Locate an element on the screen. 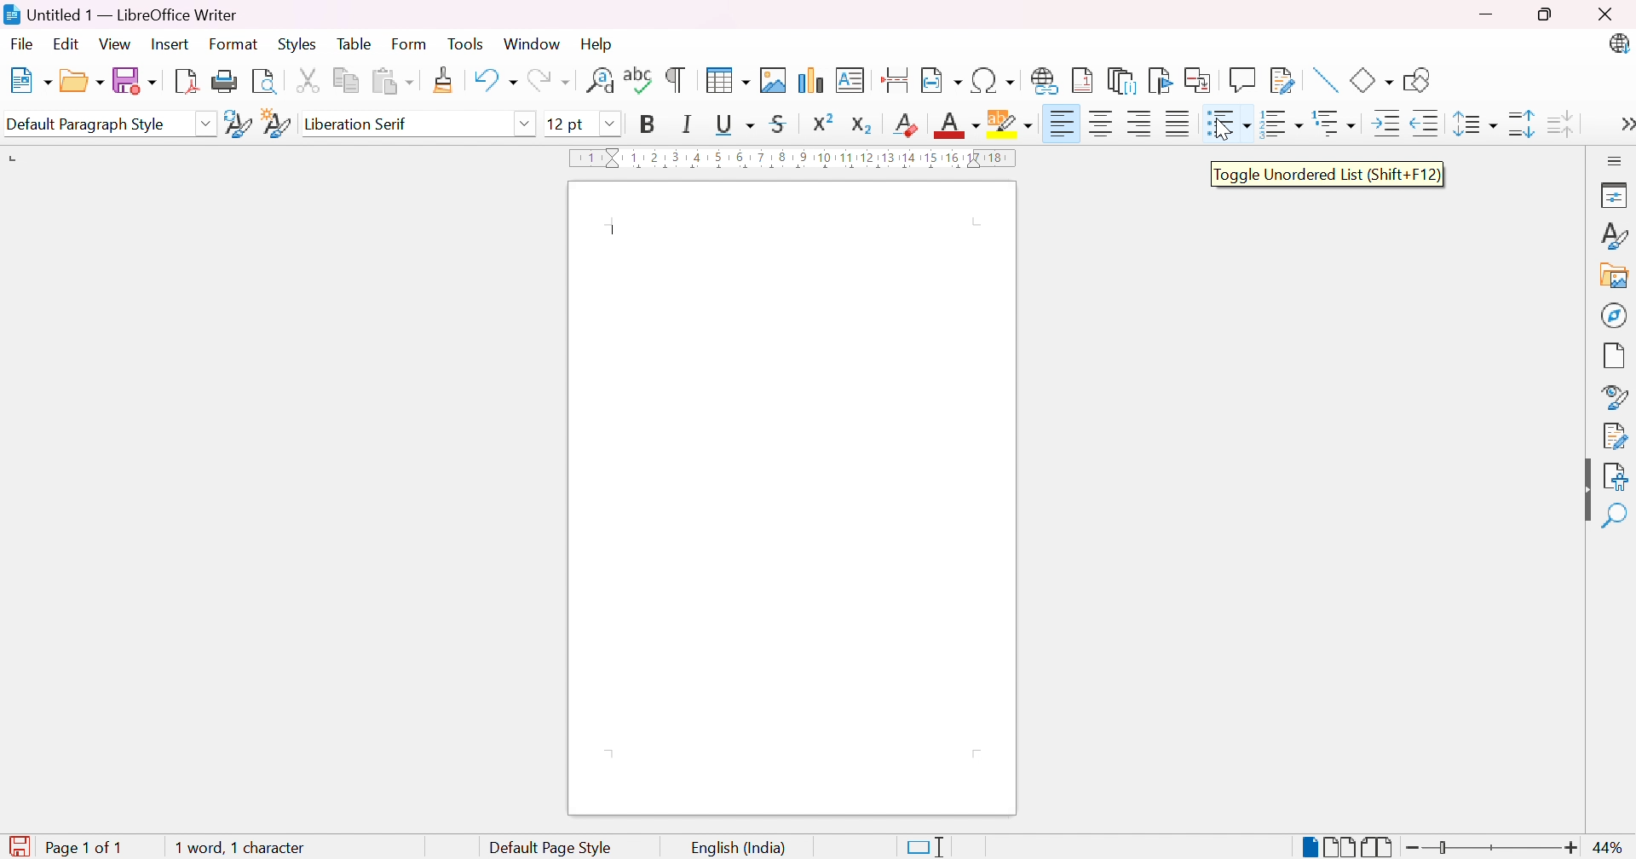  Insert line. is located at coordinates (1328, 81).